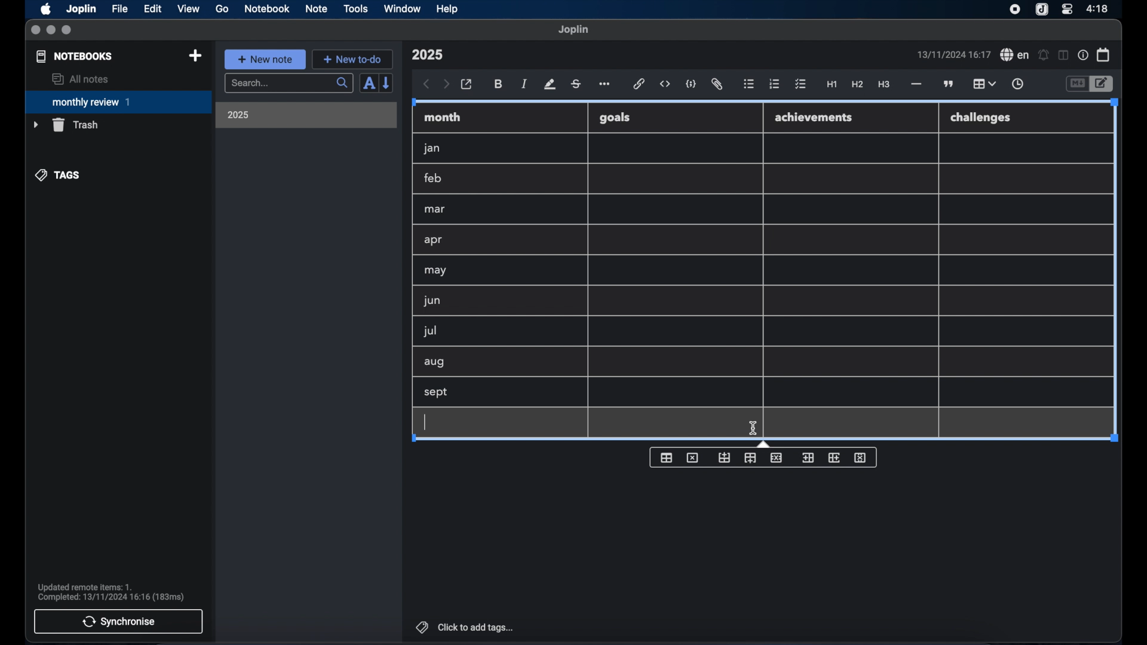  What do you see at coordinates (437, 393) in the screenshot?
I see `sept` at bounding box center [437, 393].